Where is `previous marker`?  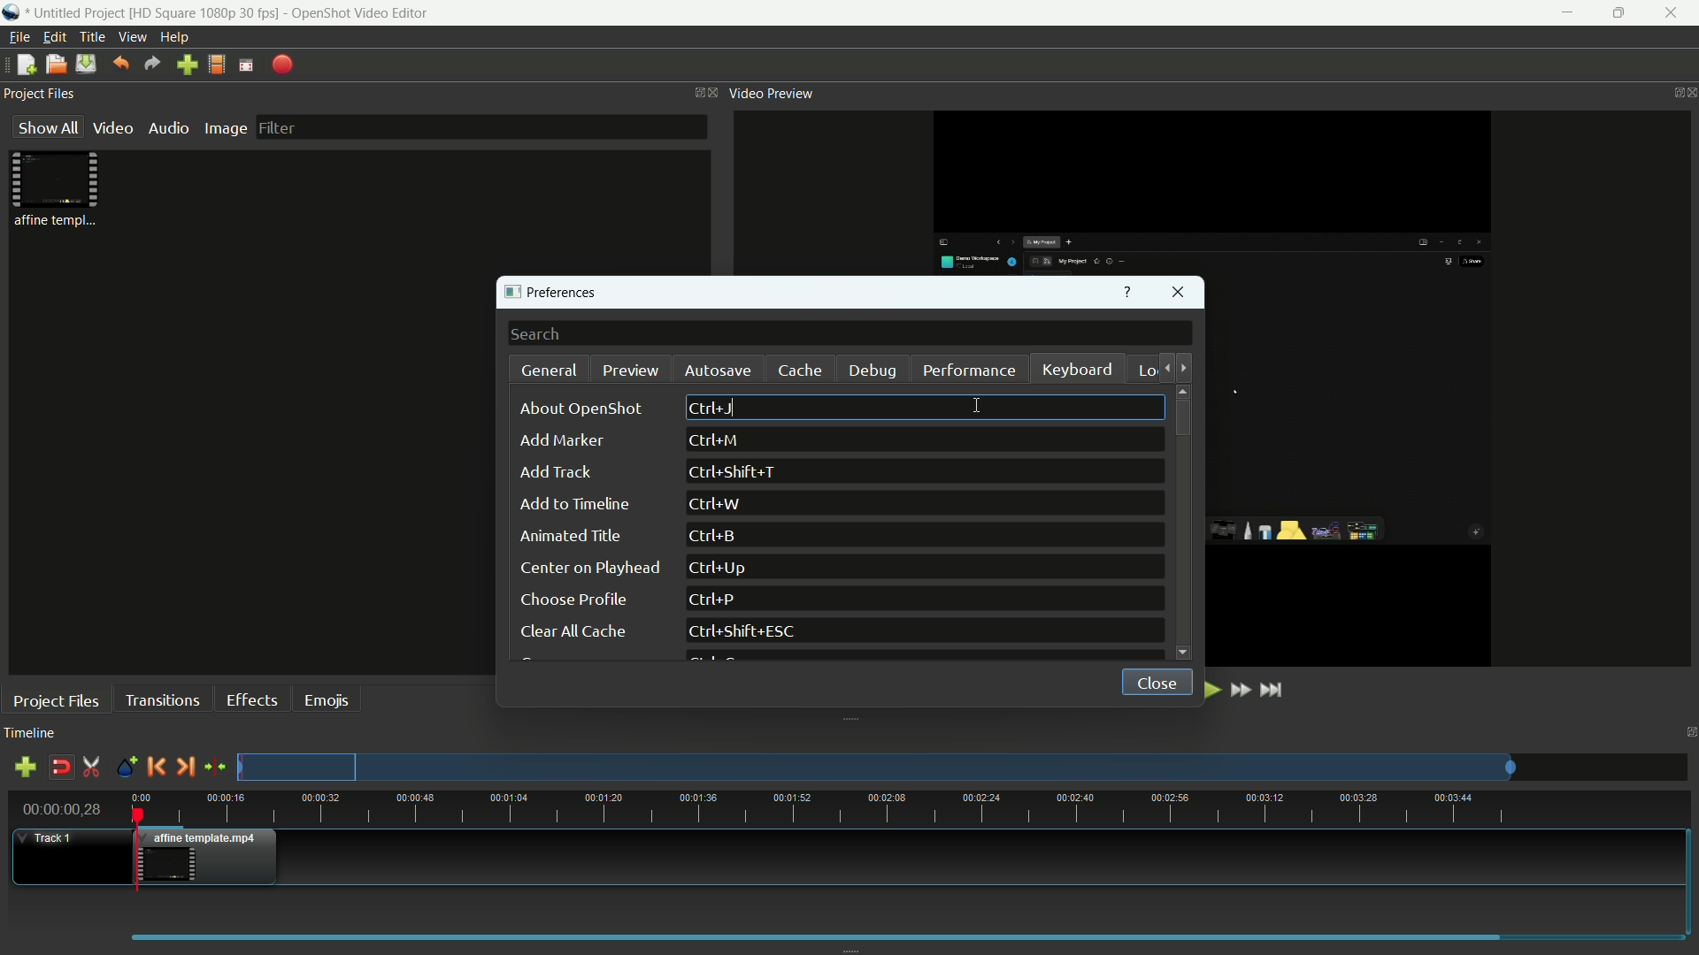 previous marker is located at coordinates (155, 766).